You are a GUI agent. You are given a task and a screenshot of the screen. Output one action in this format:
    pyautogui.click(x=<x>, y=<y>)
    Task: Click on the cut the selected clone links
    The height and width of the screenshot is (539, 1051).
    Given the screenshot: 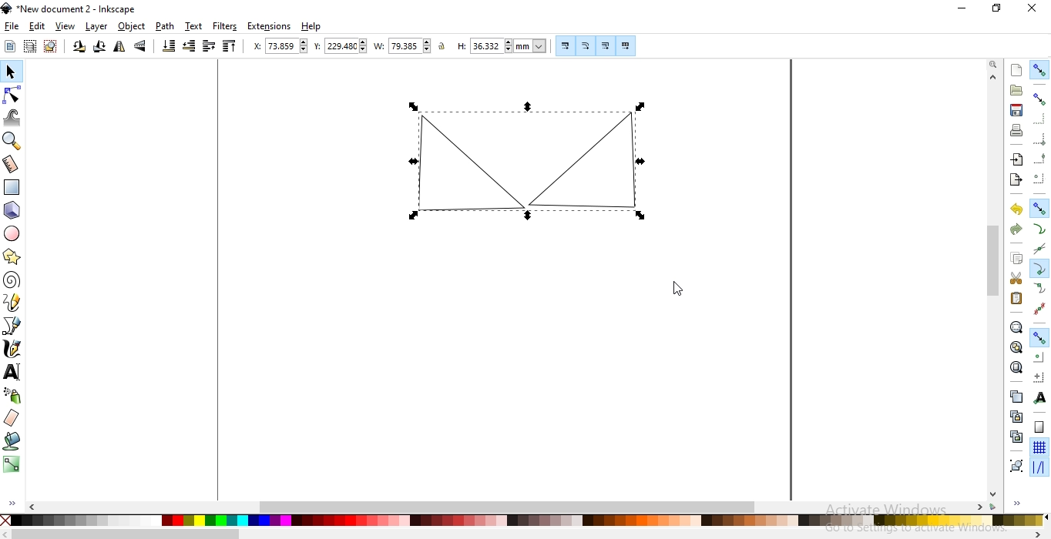 What is the action you would take?
    pyautogui.click(x=1016, y=437)
    